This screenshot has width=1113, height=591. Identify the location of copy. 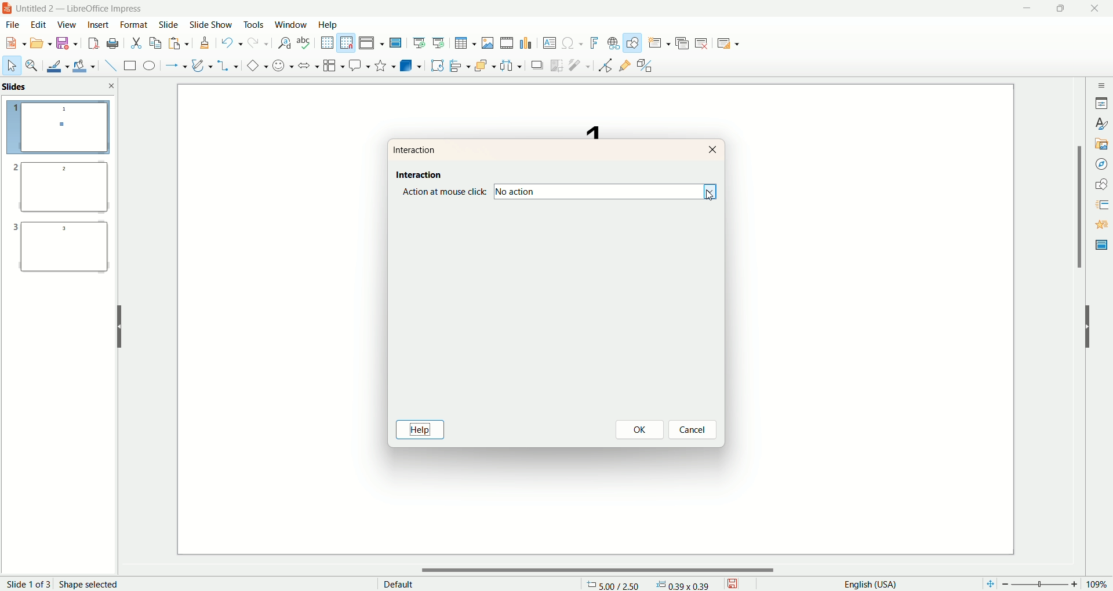
(155, 42).